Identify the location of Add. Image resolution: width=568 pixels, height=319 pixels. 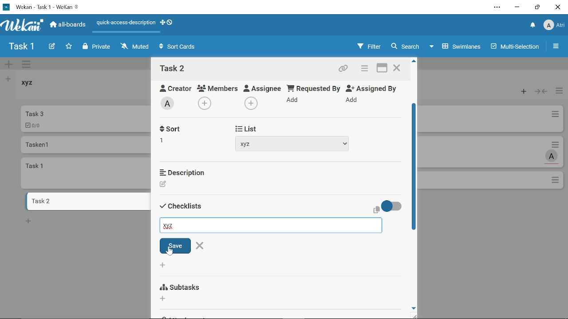
(353, 100).